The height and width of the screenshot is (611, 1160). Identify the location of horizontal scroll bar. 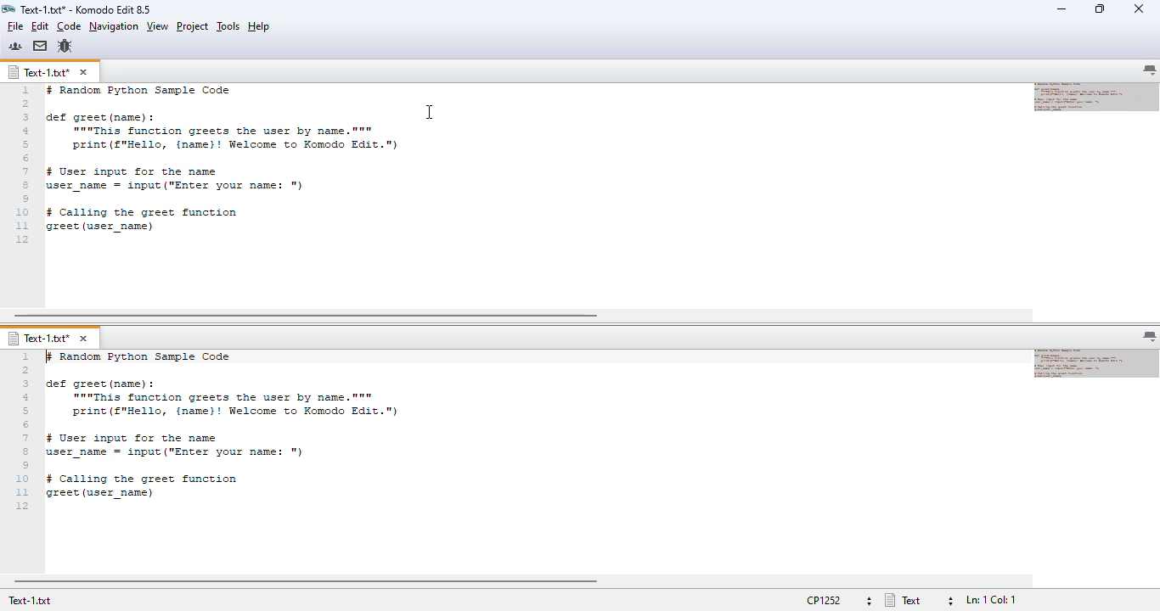
(307, 316).